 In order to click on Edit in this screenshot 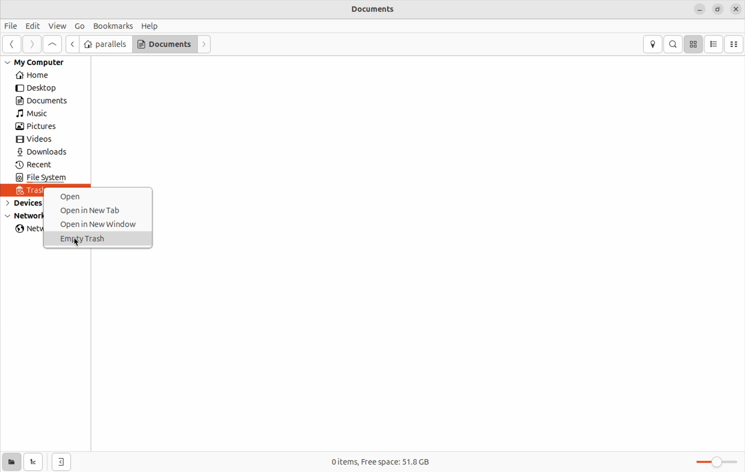, I will do `click(32, 25)`.